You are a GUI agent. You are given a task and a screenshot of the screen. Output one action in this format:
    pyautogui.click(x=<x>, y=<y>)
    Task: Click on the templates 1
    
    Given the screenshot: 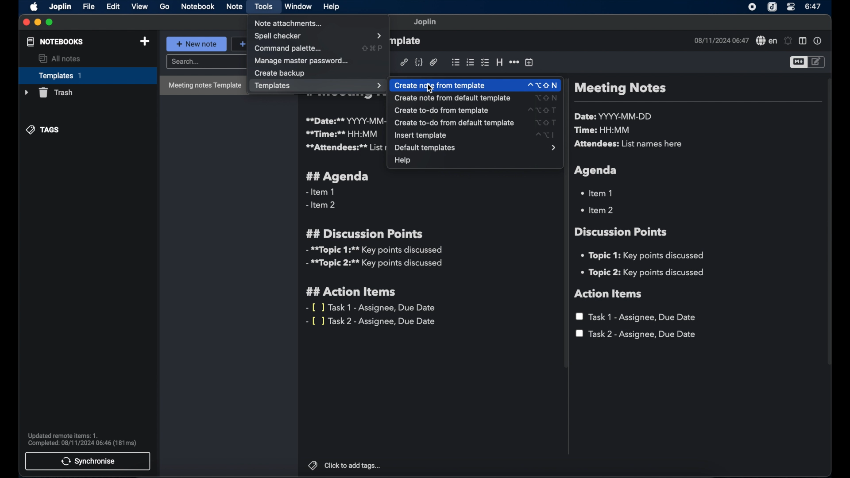 What is the action you would take?
    pyautogui.click(x=86, y=75)
    